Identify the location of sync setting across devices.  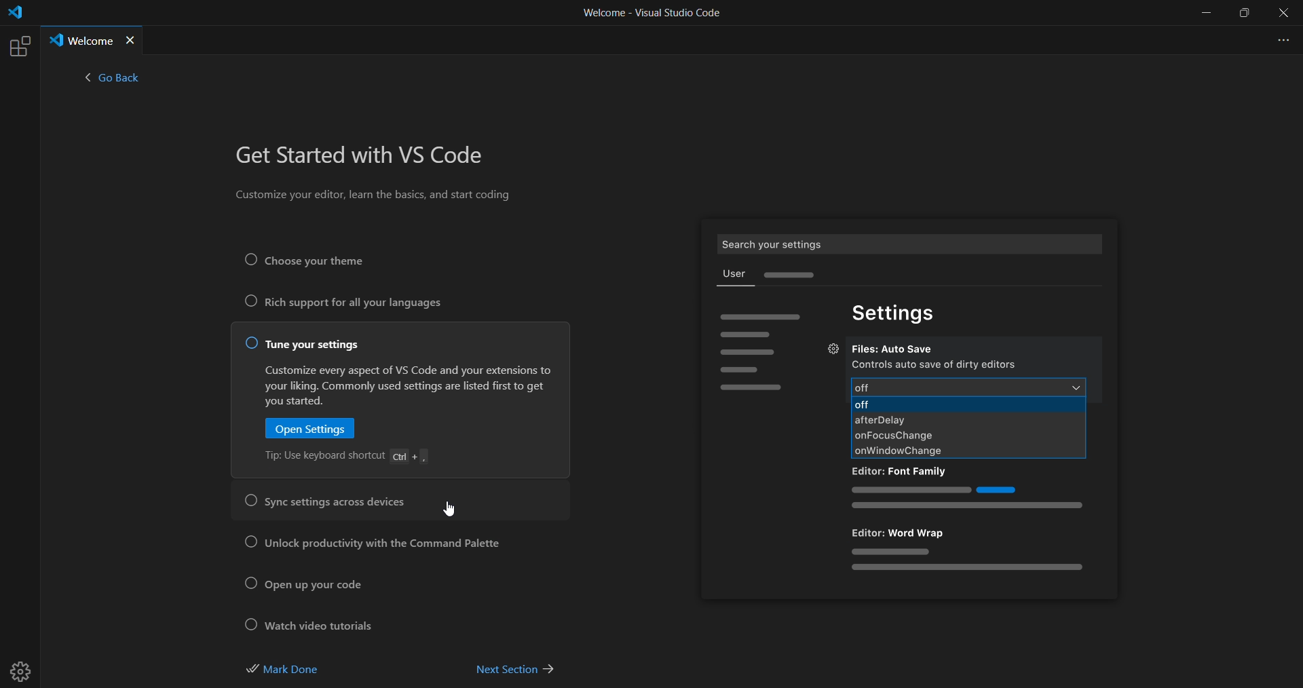
(326, 503).